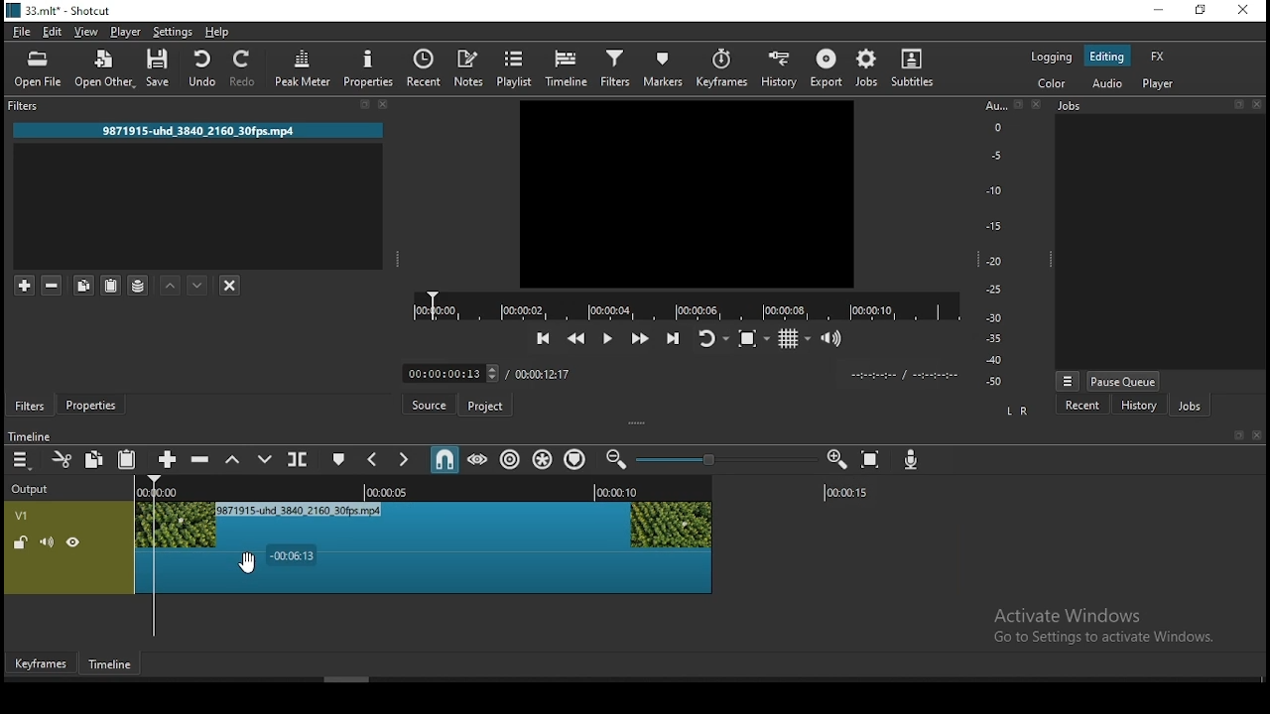 Image resolution: width=1270 pixels, height=714 pixels. Describe the element at coordinates (860, 537) in the screenshot. I see `video track` at that location.